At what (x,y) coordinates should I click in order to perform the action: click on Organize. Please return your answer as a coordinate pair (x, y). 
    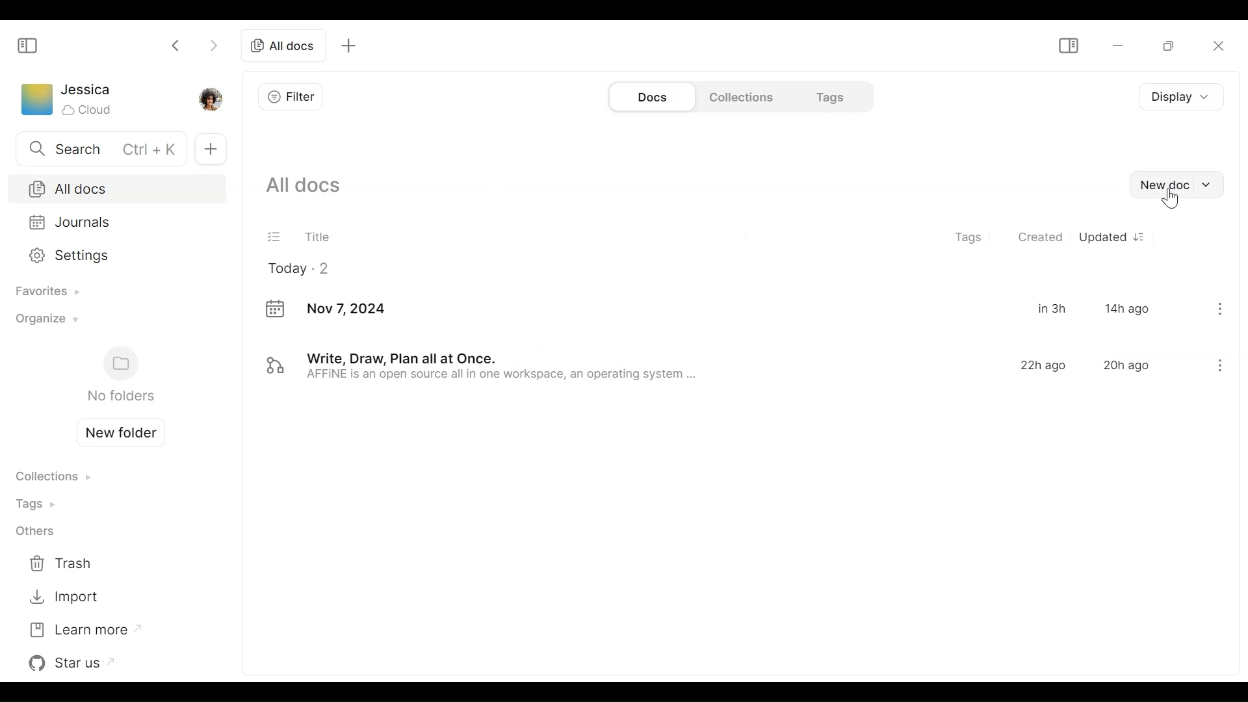
    Looking at the image, I should click on (44, 322).